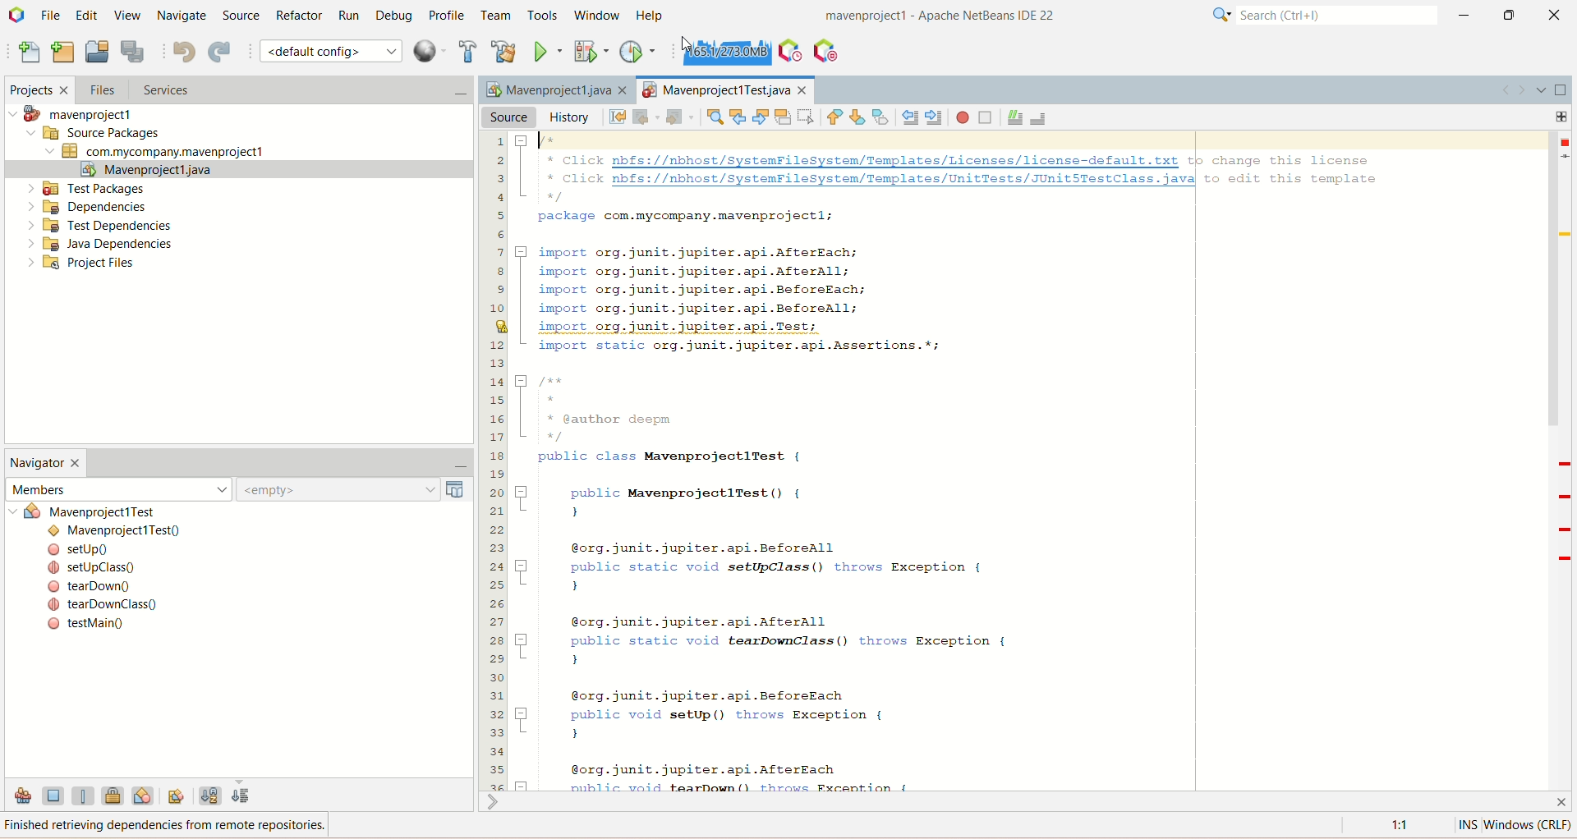 The height and width of the screenshot is (839, 1577). I want to click on test packages, so click(90, 188).